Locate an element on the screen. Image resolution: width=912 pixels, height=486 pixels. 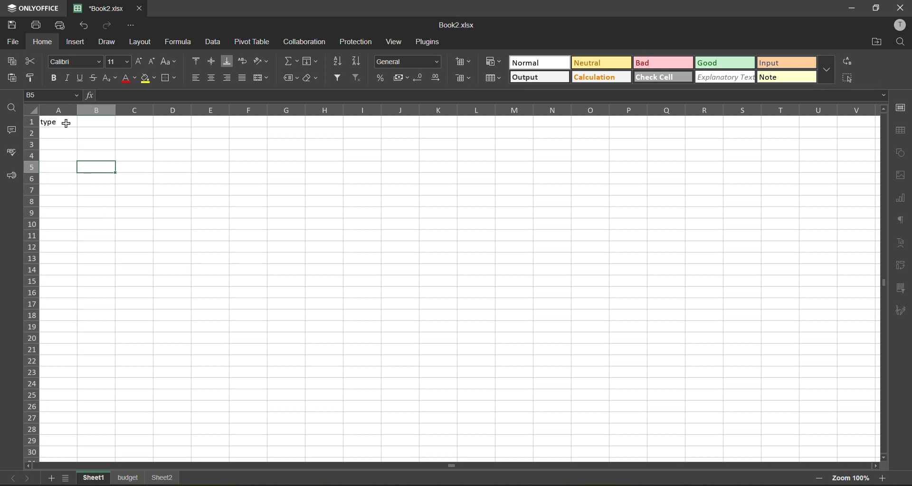
align bottom is located at coordinates (229, 61).